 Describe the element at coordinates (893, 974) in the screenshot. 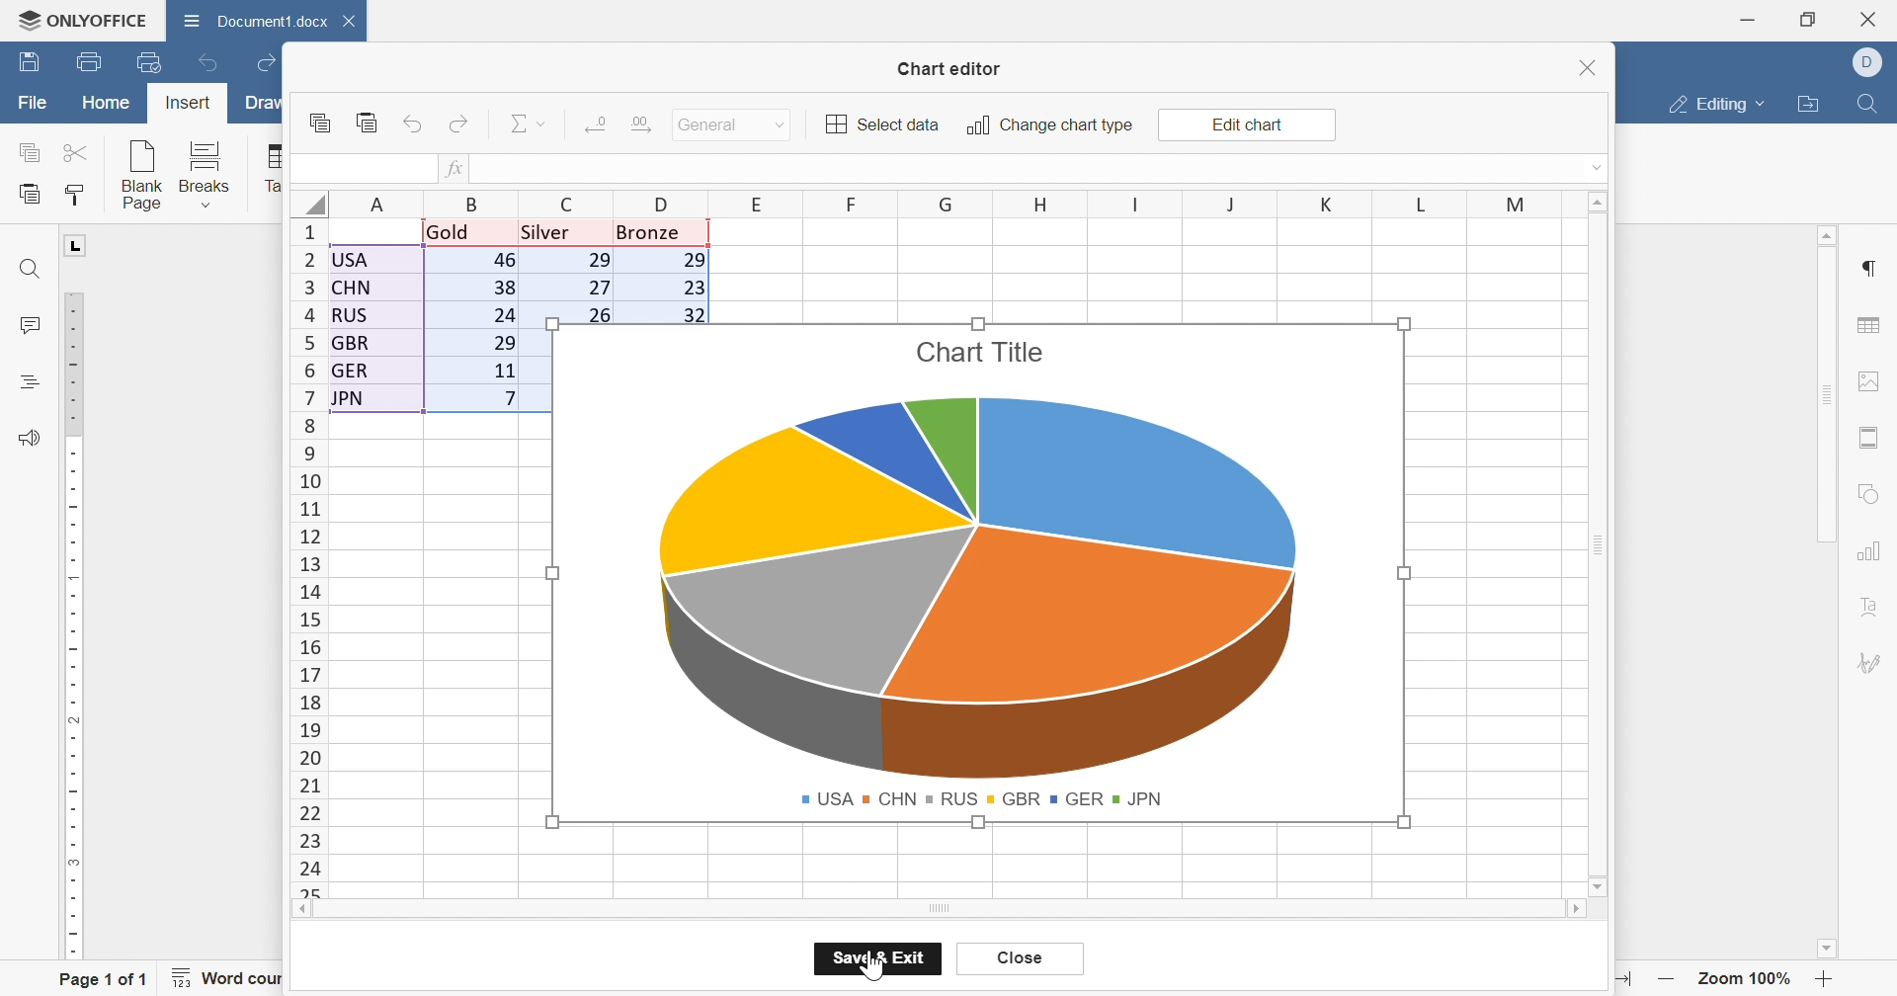

I see `cursor` at that location.